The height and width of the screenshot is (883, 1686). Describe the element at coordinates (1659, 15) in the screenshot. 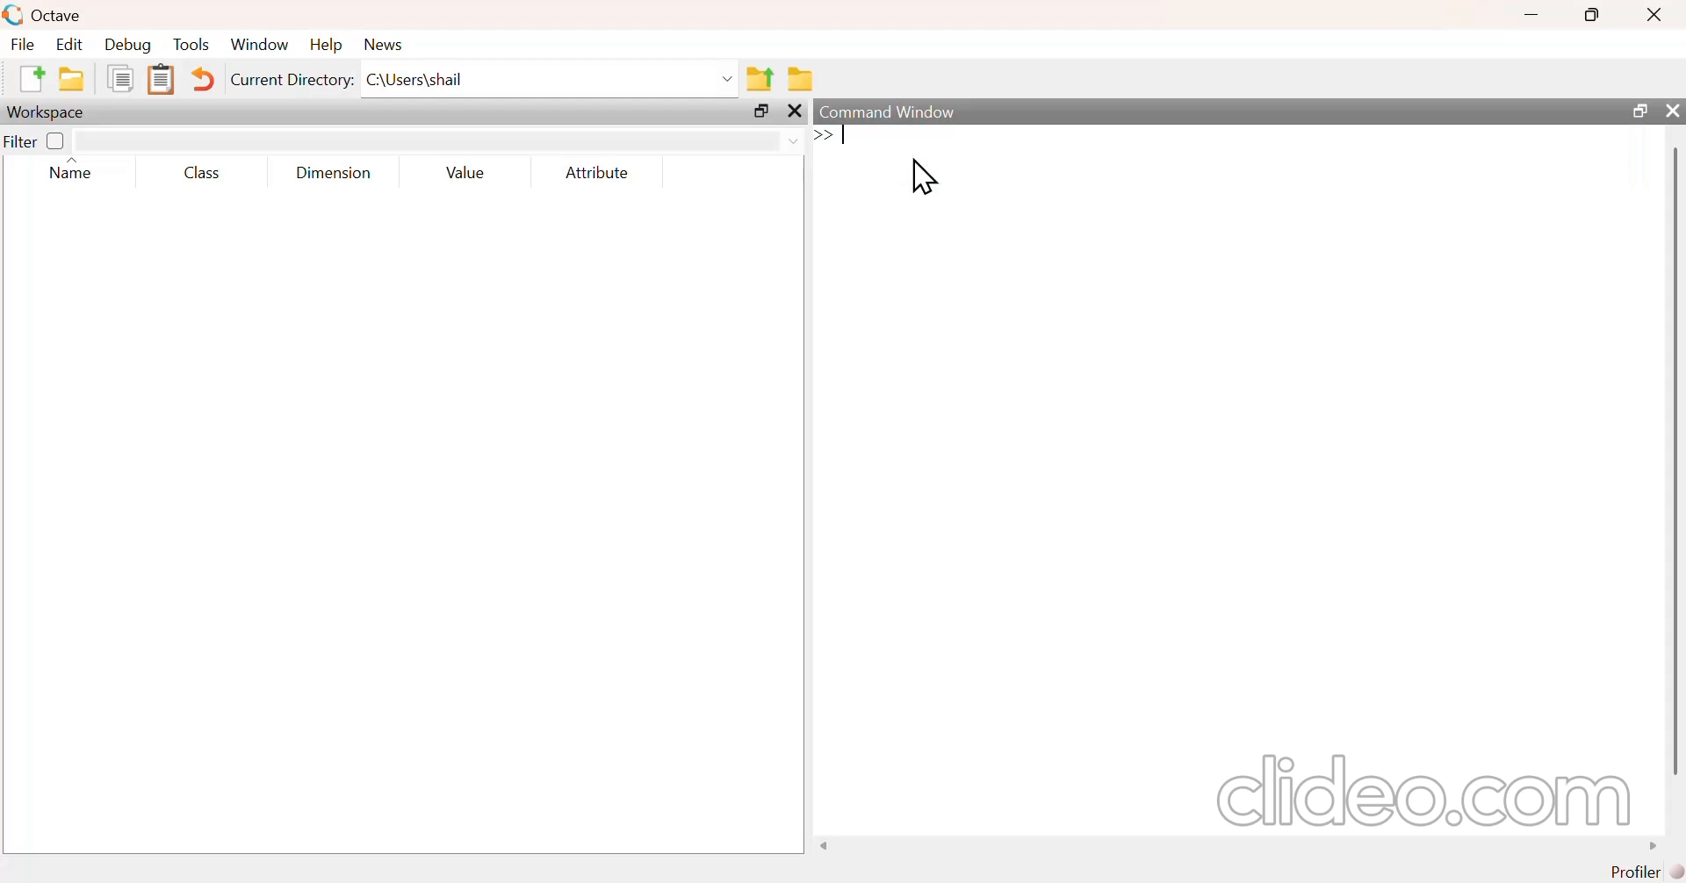

I see `close` at that location.